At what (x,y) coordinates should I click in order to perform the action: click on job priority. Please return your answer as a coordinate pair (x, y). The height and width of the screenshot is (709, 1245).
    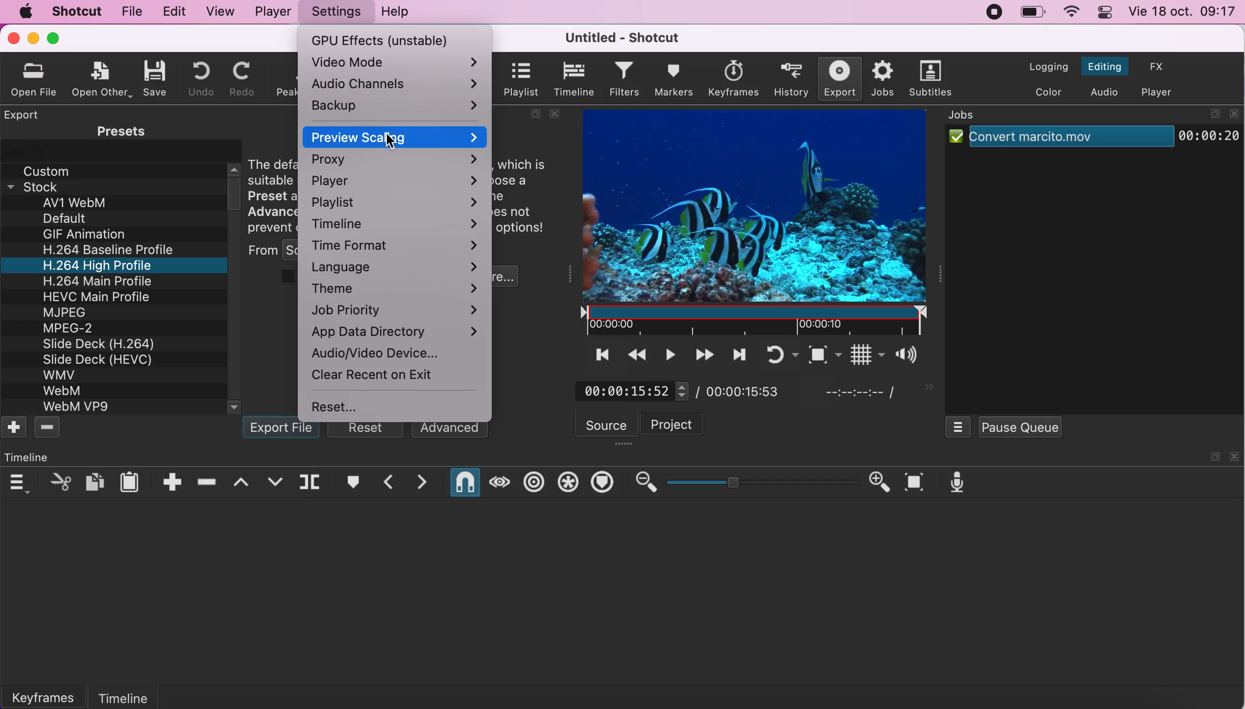
    Looking at the image, I should click on (399, 308).